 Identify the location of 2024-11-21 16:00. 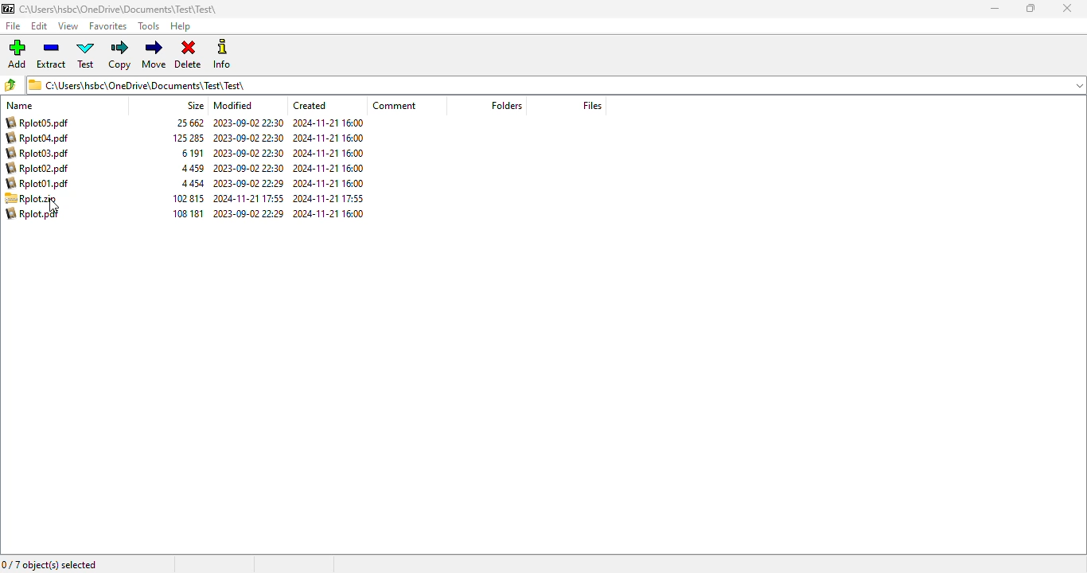
(329, 153).